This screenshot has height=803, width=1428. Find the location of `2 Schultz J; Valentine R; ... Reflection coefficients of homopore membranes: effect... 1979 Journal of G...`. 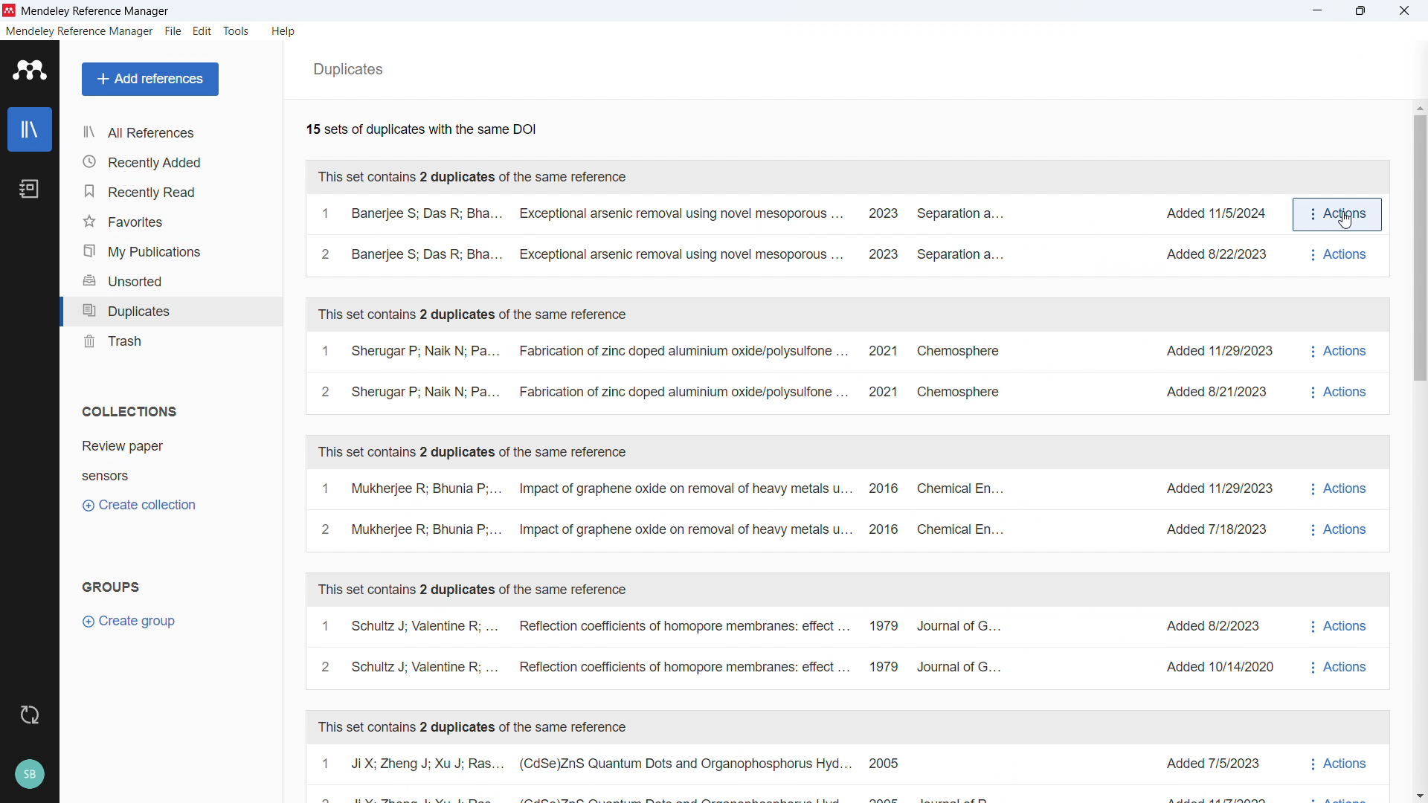

2 Schultz J; Valentine R; ... Reflection coefficients of homopore membranes: effect... 1979 Journal of G... is located at coordinates (660, 669).